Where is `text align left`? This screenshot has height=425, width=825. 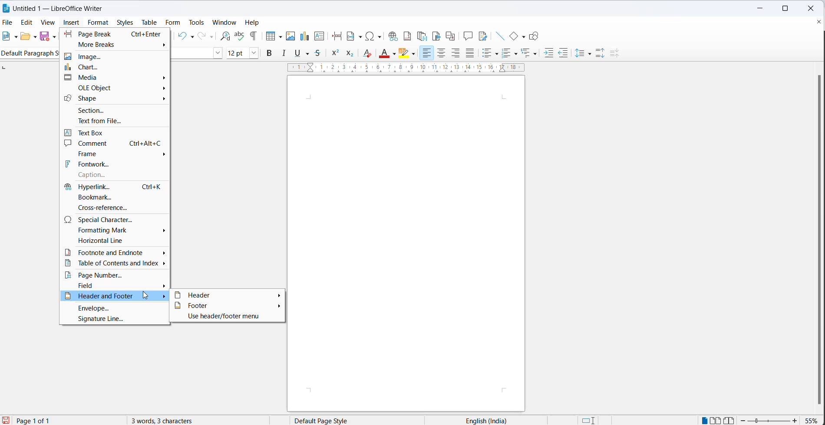
text align left is located at coordinates (427, 53).